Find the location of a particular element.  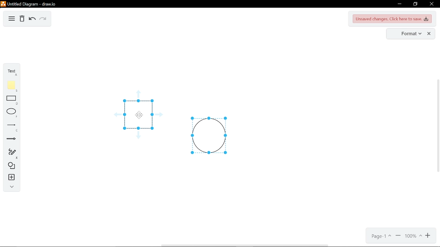

format is located at coordinates (409, 34).